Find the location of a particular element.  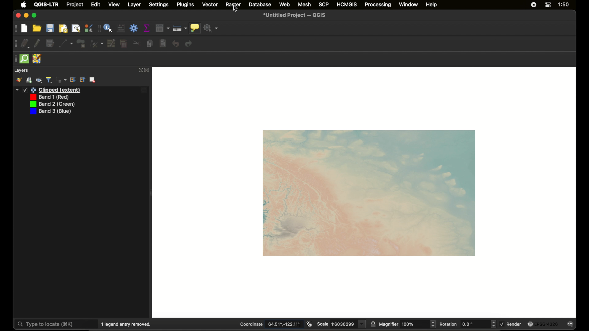

view is located at coordinates (114, 4).